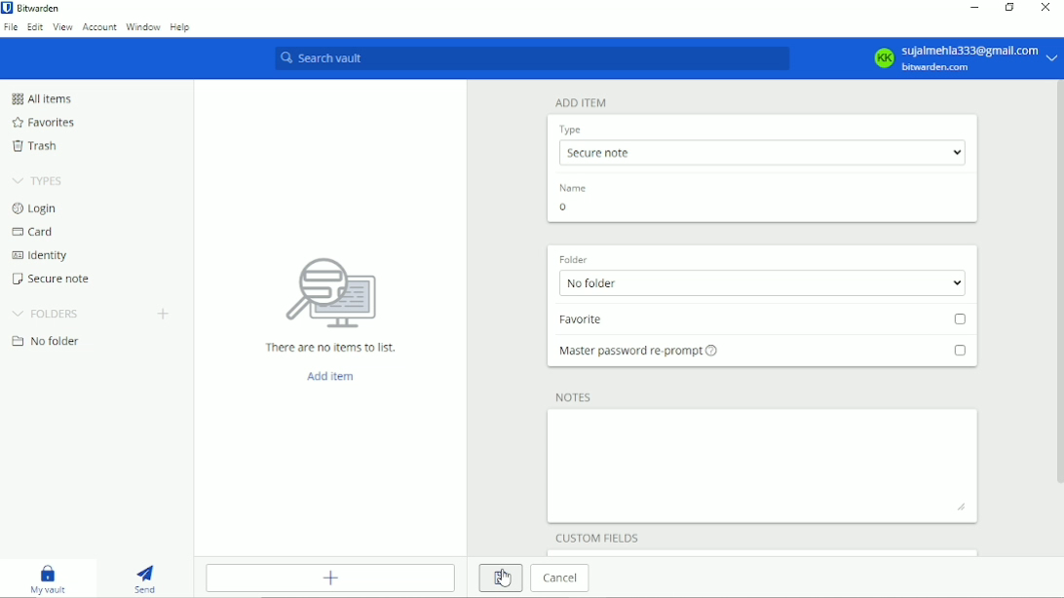  I want to click on Folder, so click(574, 257).